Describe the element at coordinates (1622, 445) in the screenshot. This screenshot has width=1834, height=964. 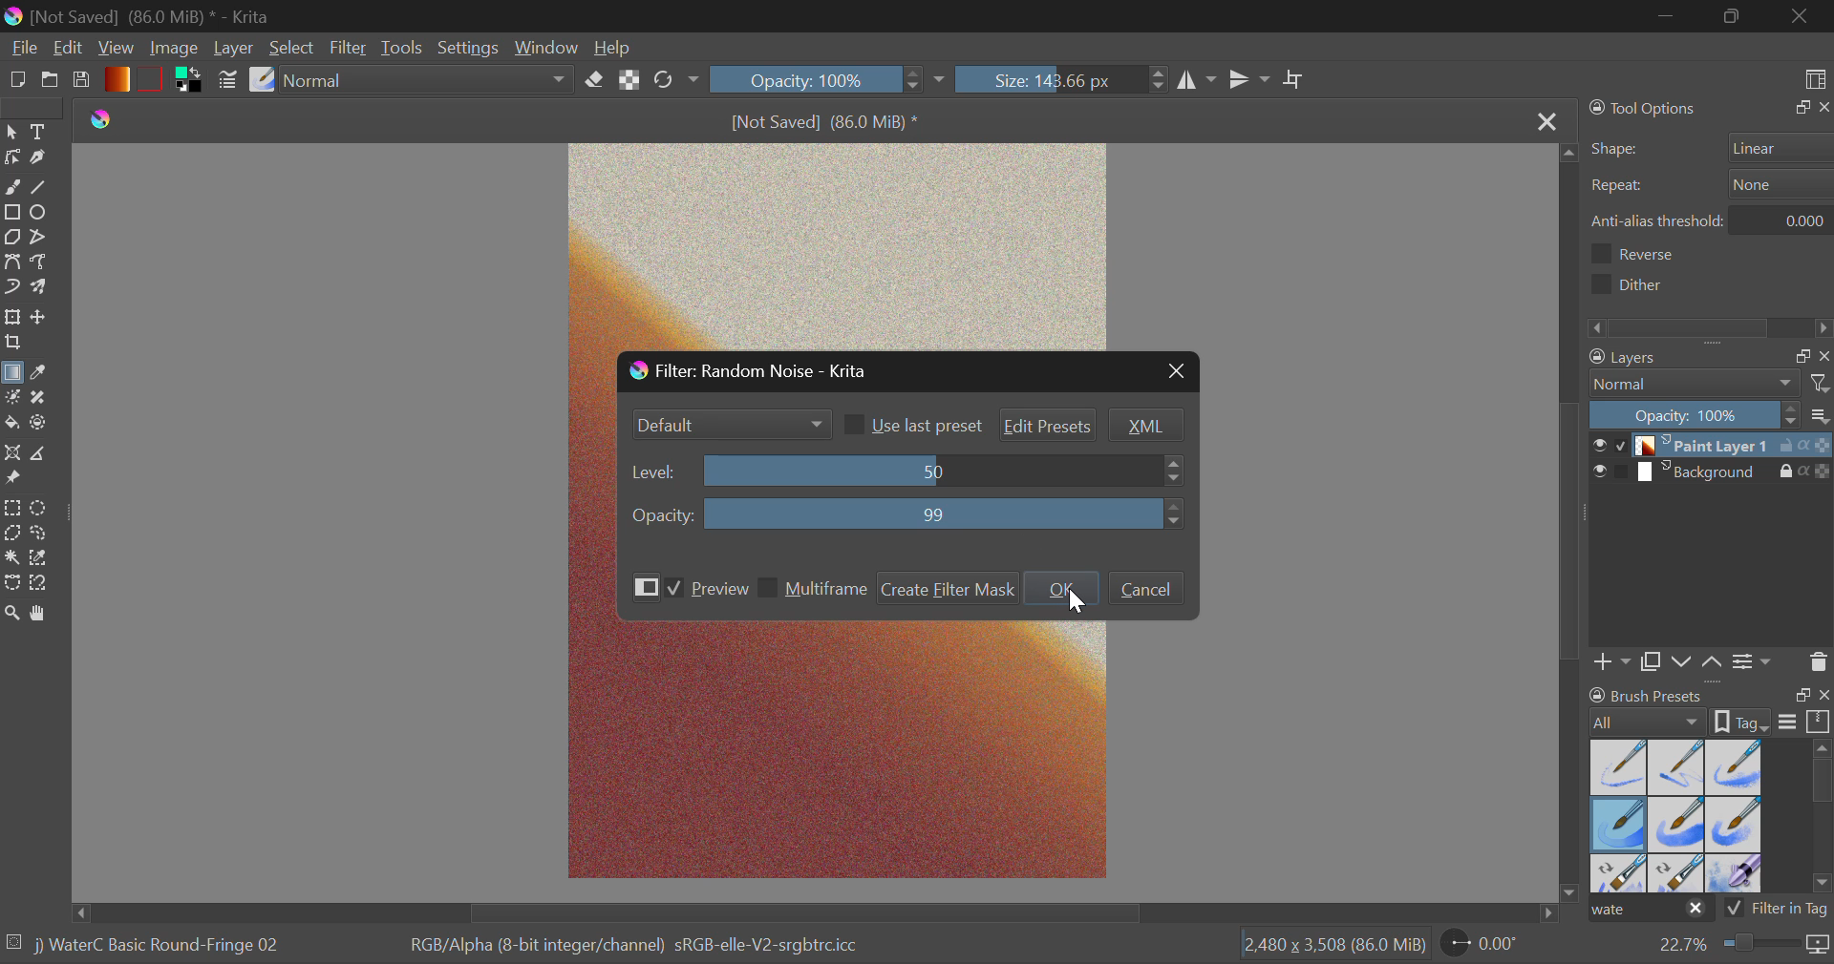
I see `disable paint layer` at that location.